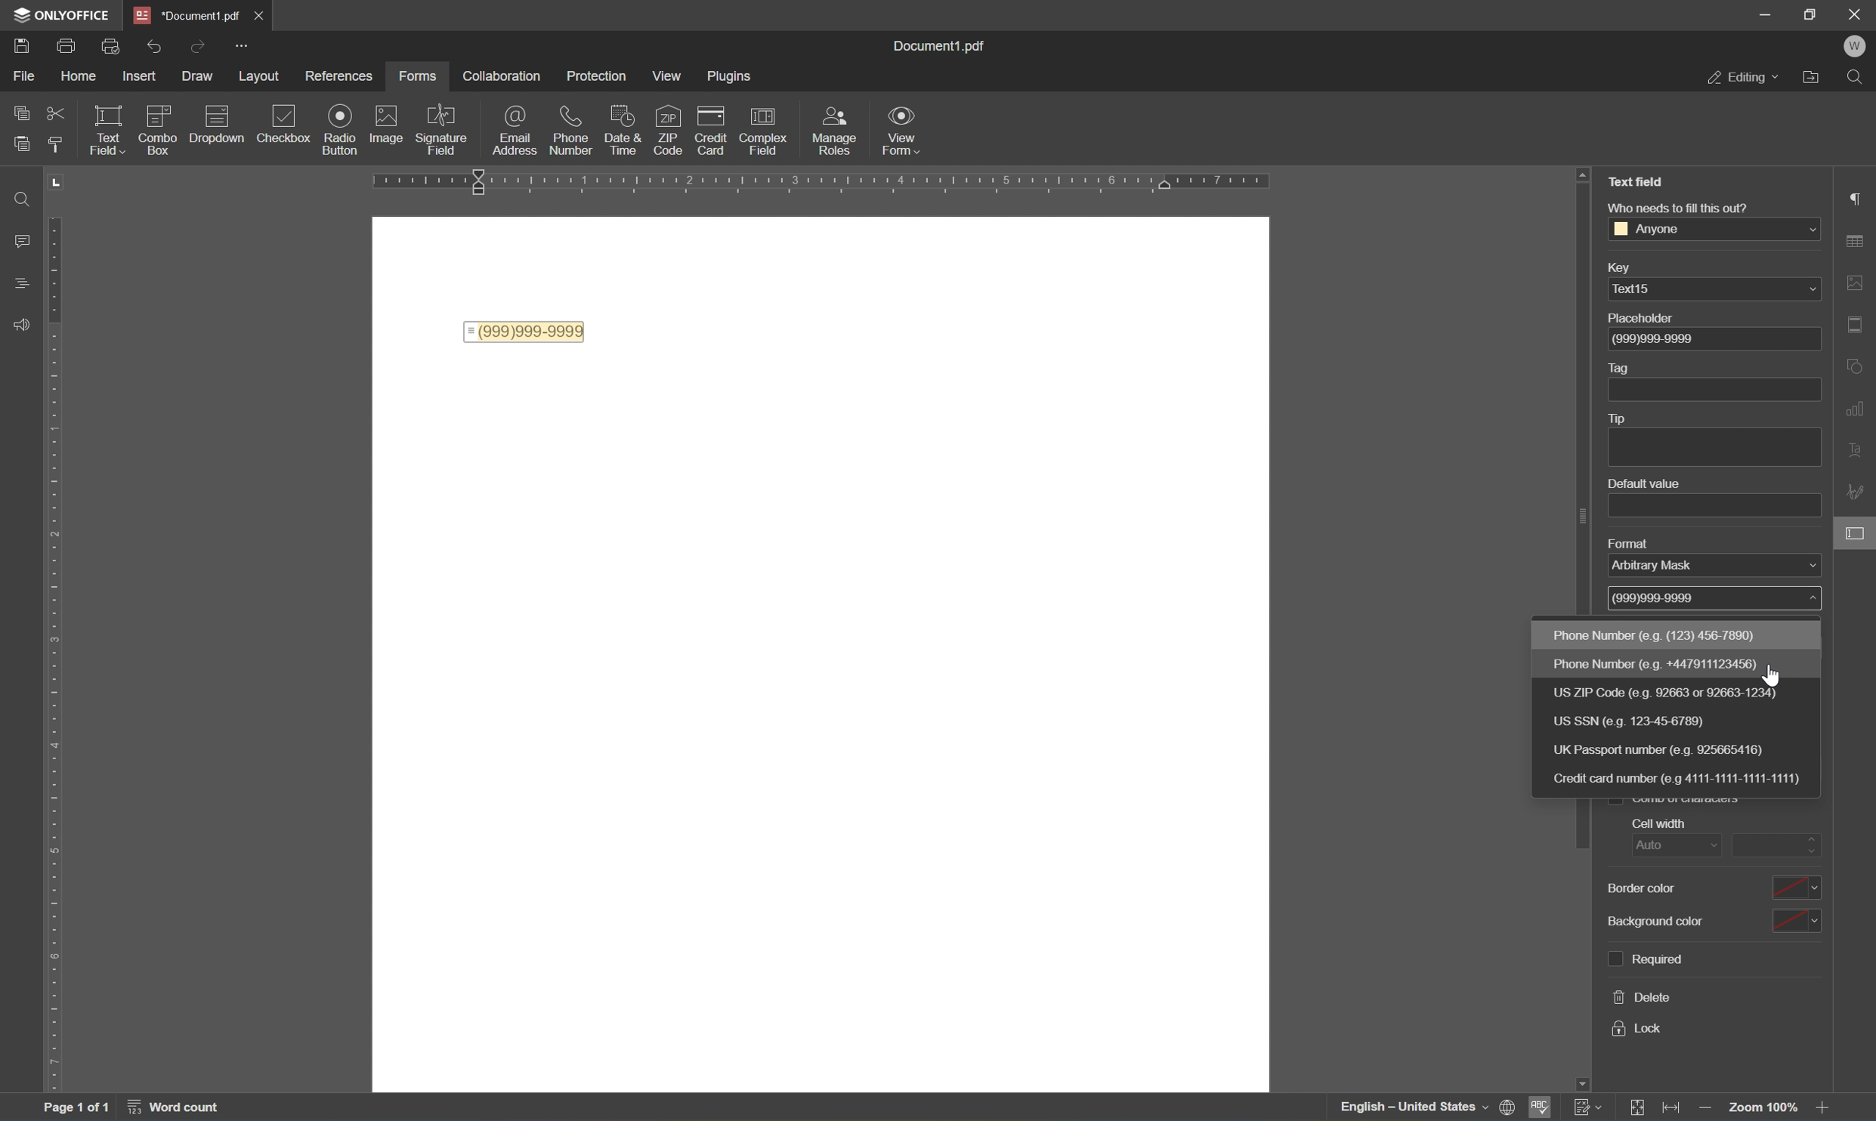 The height and width of the screenshot is (1121, 1876). What do you see at coordinates (1677, 208) in the screenshot?
I see `who needs to fill this out?` at bounding box center [1677, 208].